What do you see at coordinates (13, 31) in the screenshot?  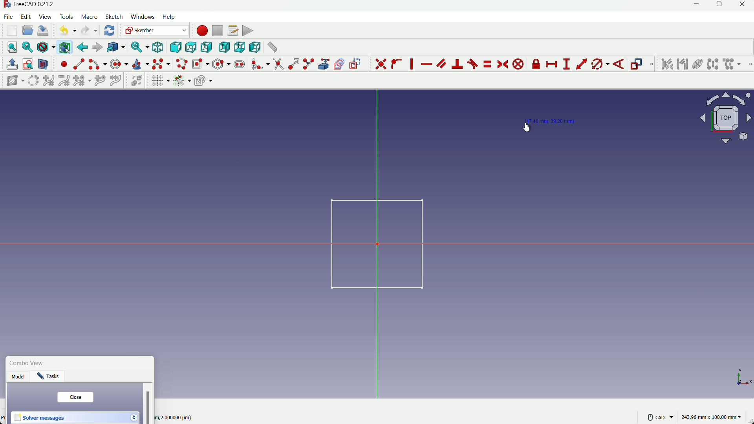 I see `new file` at bounding box center [13, 31].